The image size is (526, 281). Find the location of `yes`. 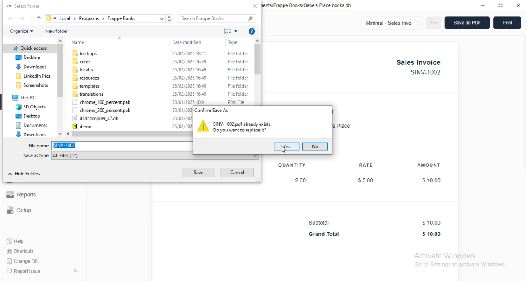

yes is located at coordinates (286, 146).